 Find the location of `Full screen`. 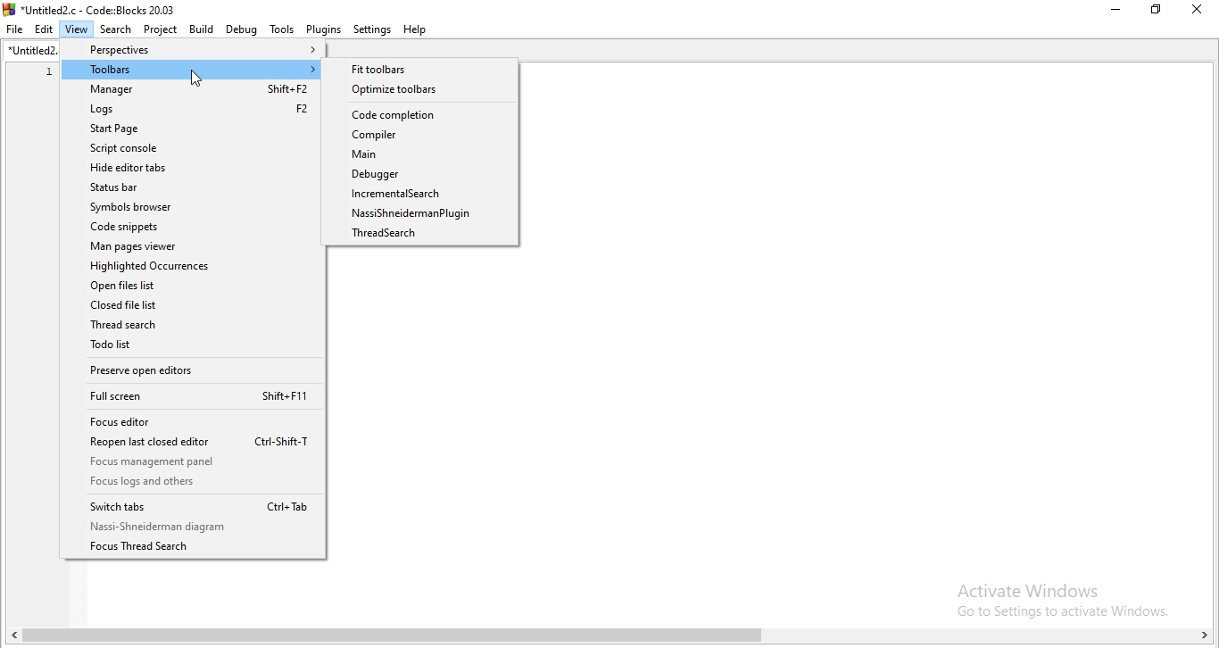

Full screen is located at coordinates (195, 396).